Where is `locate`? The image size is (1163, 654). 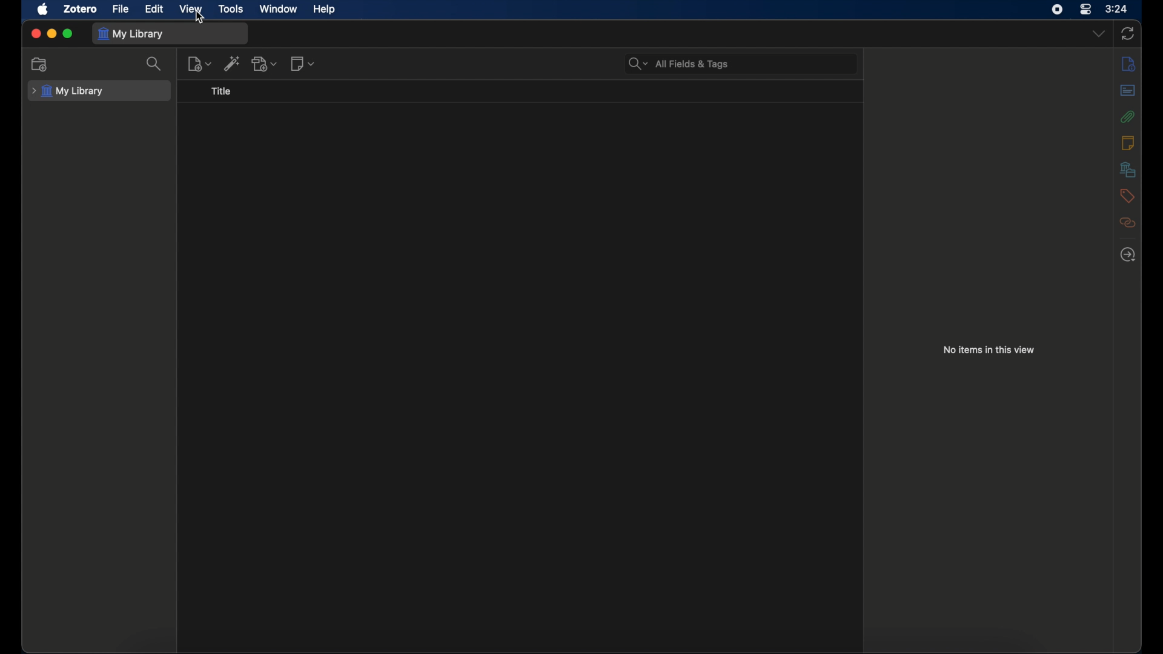 locate is located at coordinates (1127, 255).